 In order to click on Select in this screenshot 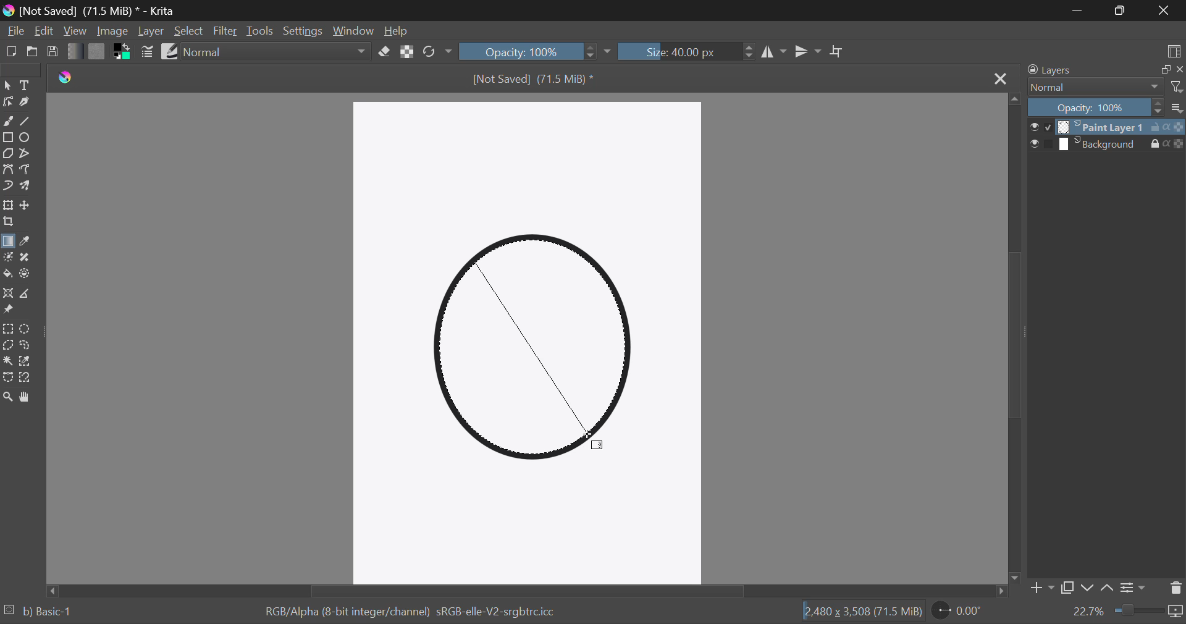, I will do `click(189, 33)`.